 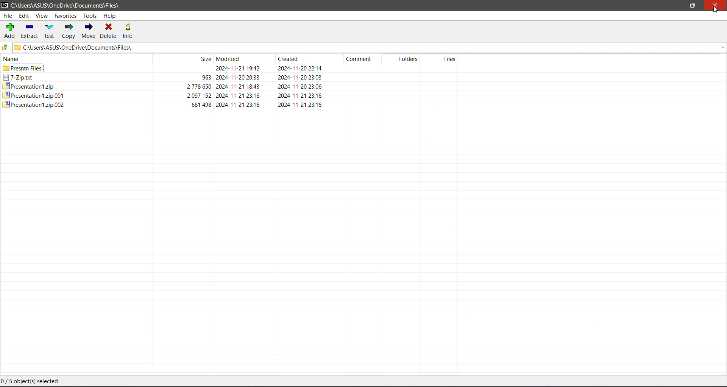 I want to click on Test, so click(x=50, y=31).